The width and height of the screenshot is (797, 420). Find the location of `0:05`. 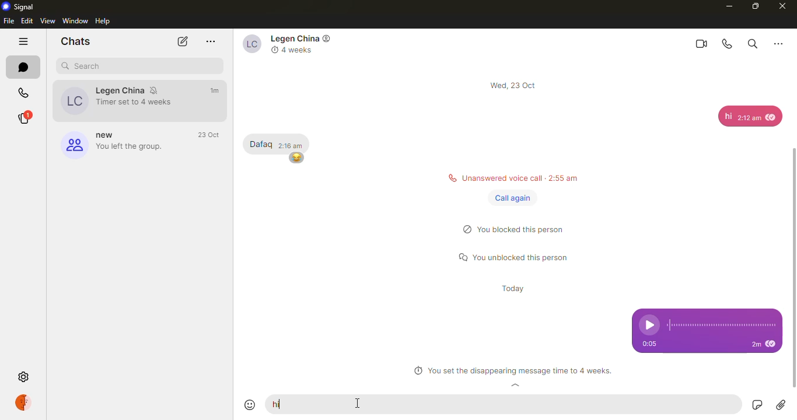

0:05 is located at coordinates (653, 344).